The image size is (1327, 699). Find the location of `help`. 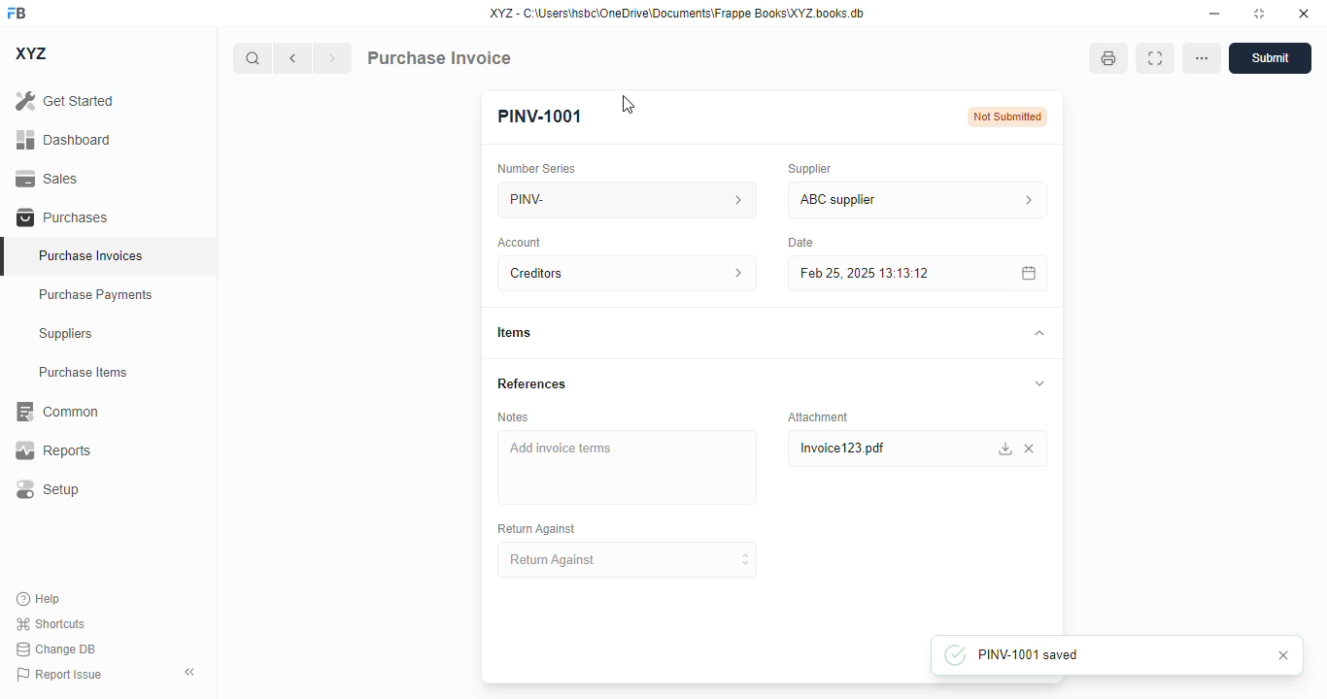

help is located at coordinates (39, 599).